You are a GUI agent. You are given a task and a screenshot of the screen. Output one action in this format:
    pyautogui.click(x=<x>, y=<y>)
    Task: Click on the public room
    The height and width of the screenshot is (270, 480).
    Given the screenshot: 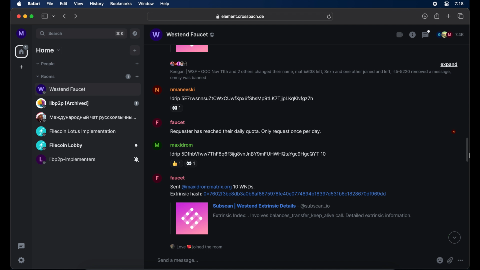 What is the action you would take?
    pyautogui.click(x=87, y=146)
    